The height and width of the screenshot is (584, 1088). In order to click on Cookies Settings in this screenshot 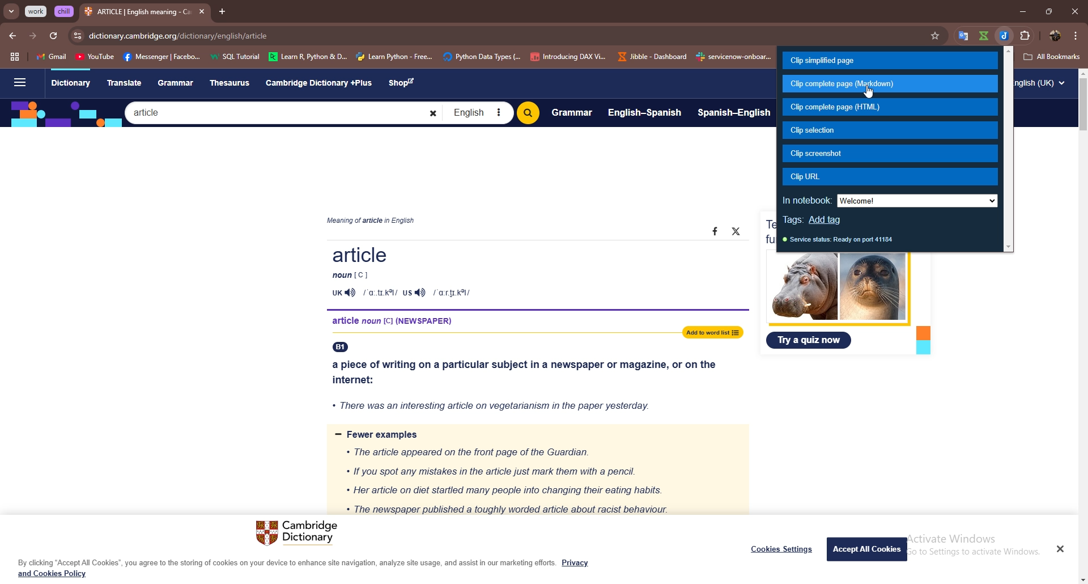, I will do `click(782, 549)`.